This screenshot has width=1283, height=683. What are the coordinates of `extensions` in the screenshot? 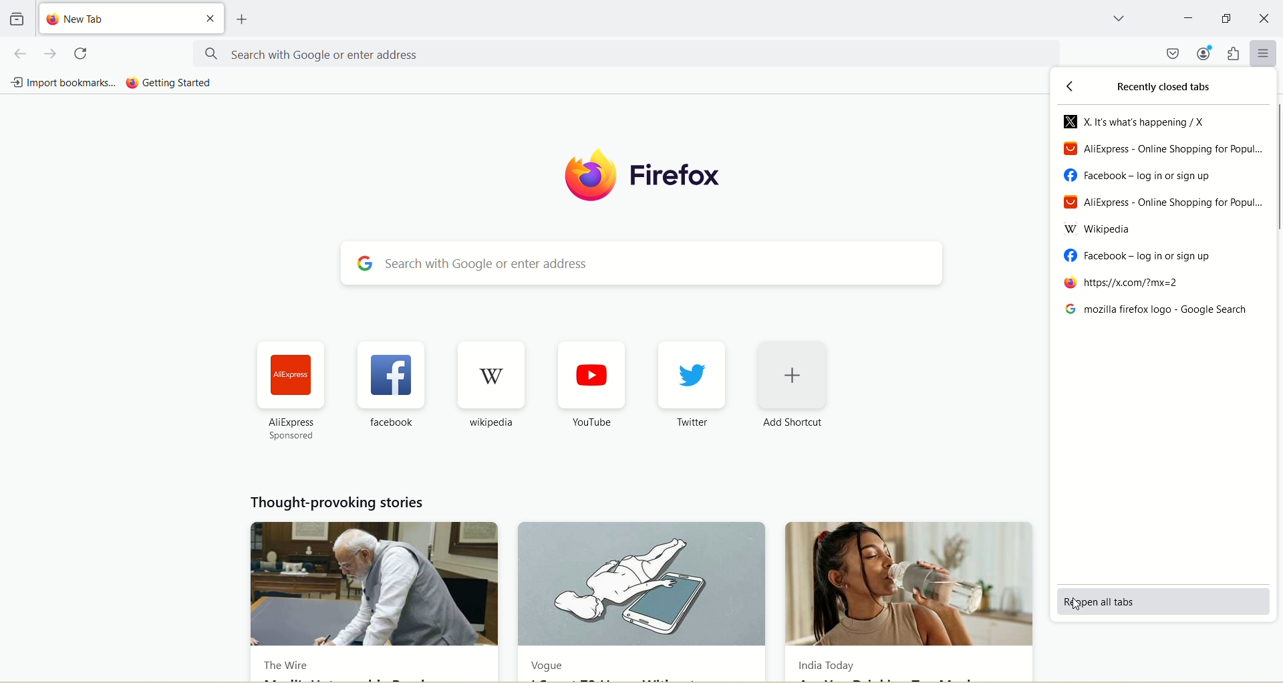 It's located at (1236, 53).